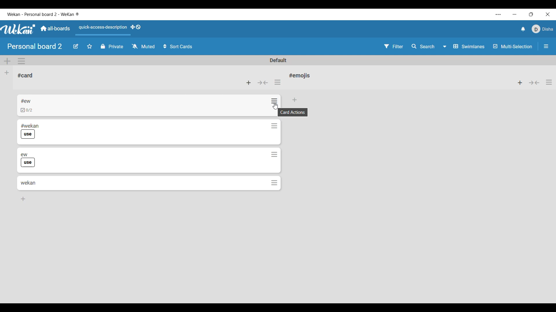 This screenshot has height=312, width=556. I want to click on Software logo, so click(19, 29).